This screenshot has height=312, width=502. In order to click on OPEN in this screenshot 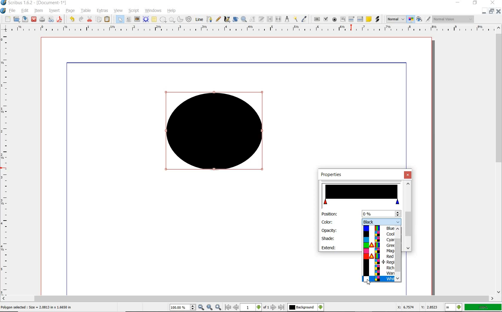, I will do `click(16, 19)`.